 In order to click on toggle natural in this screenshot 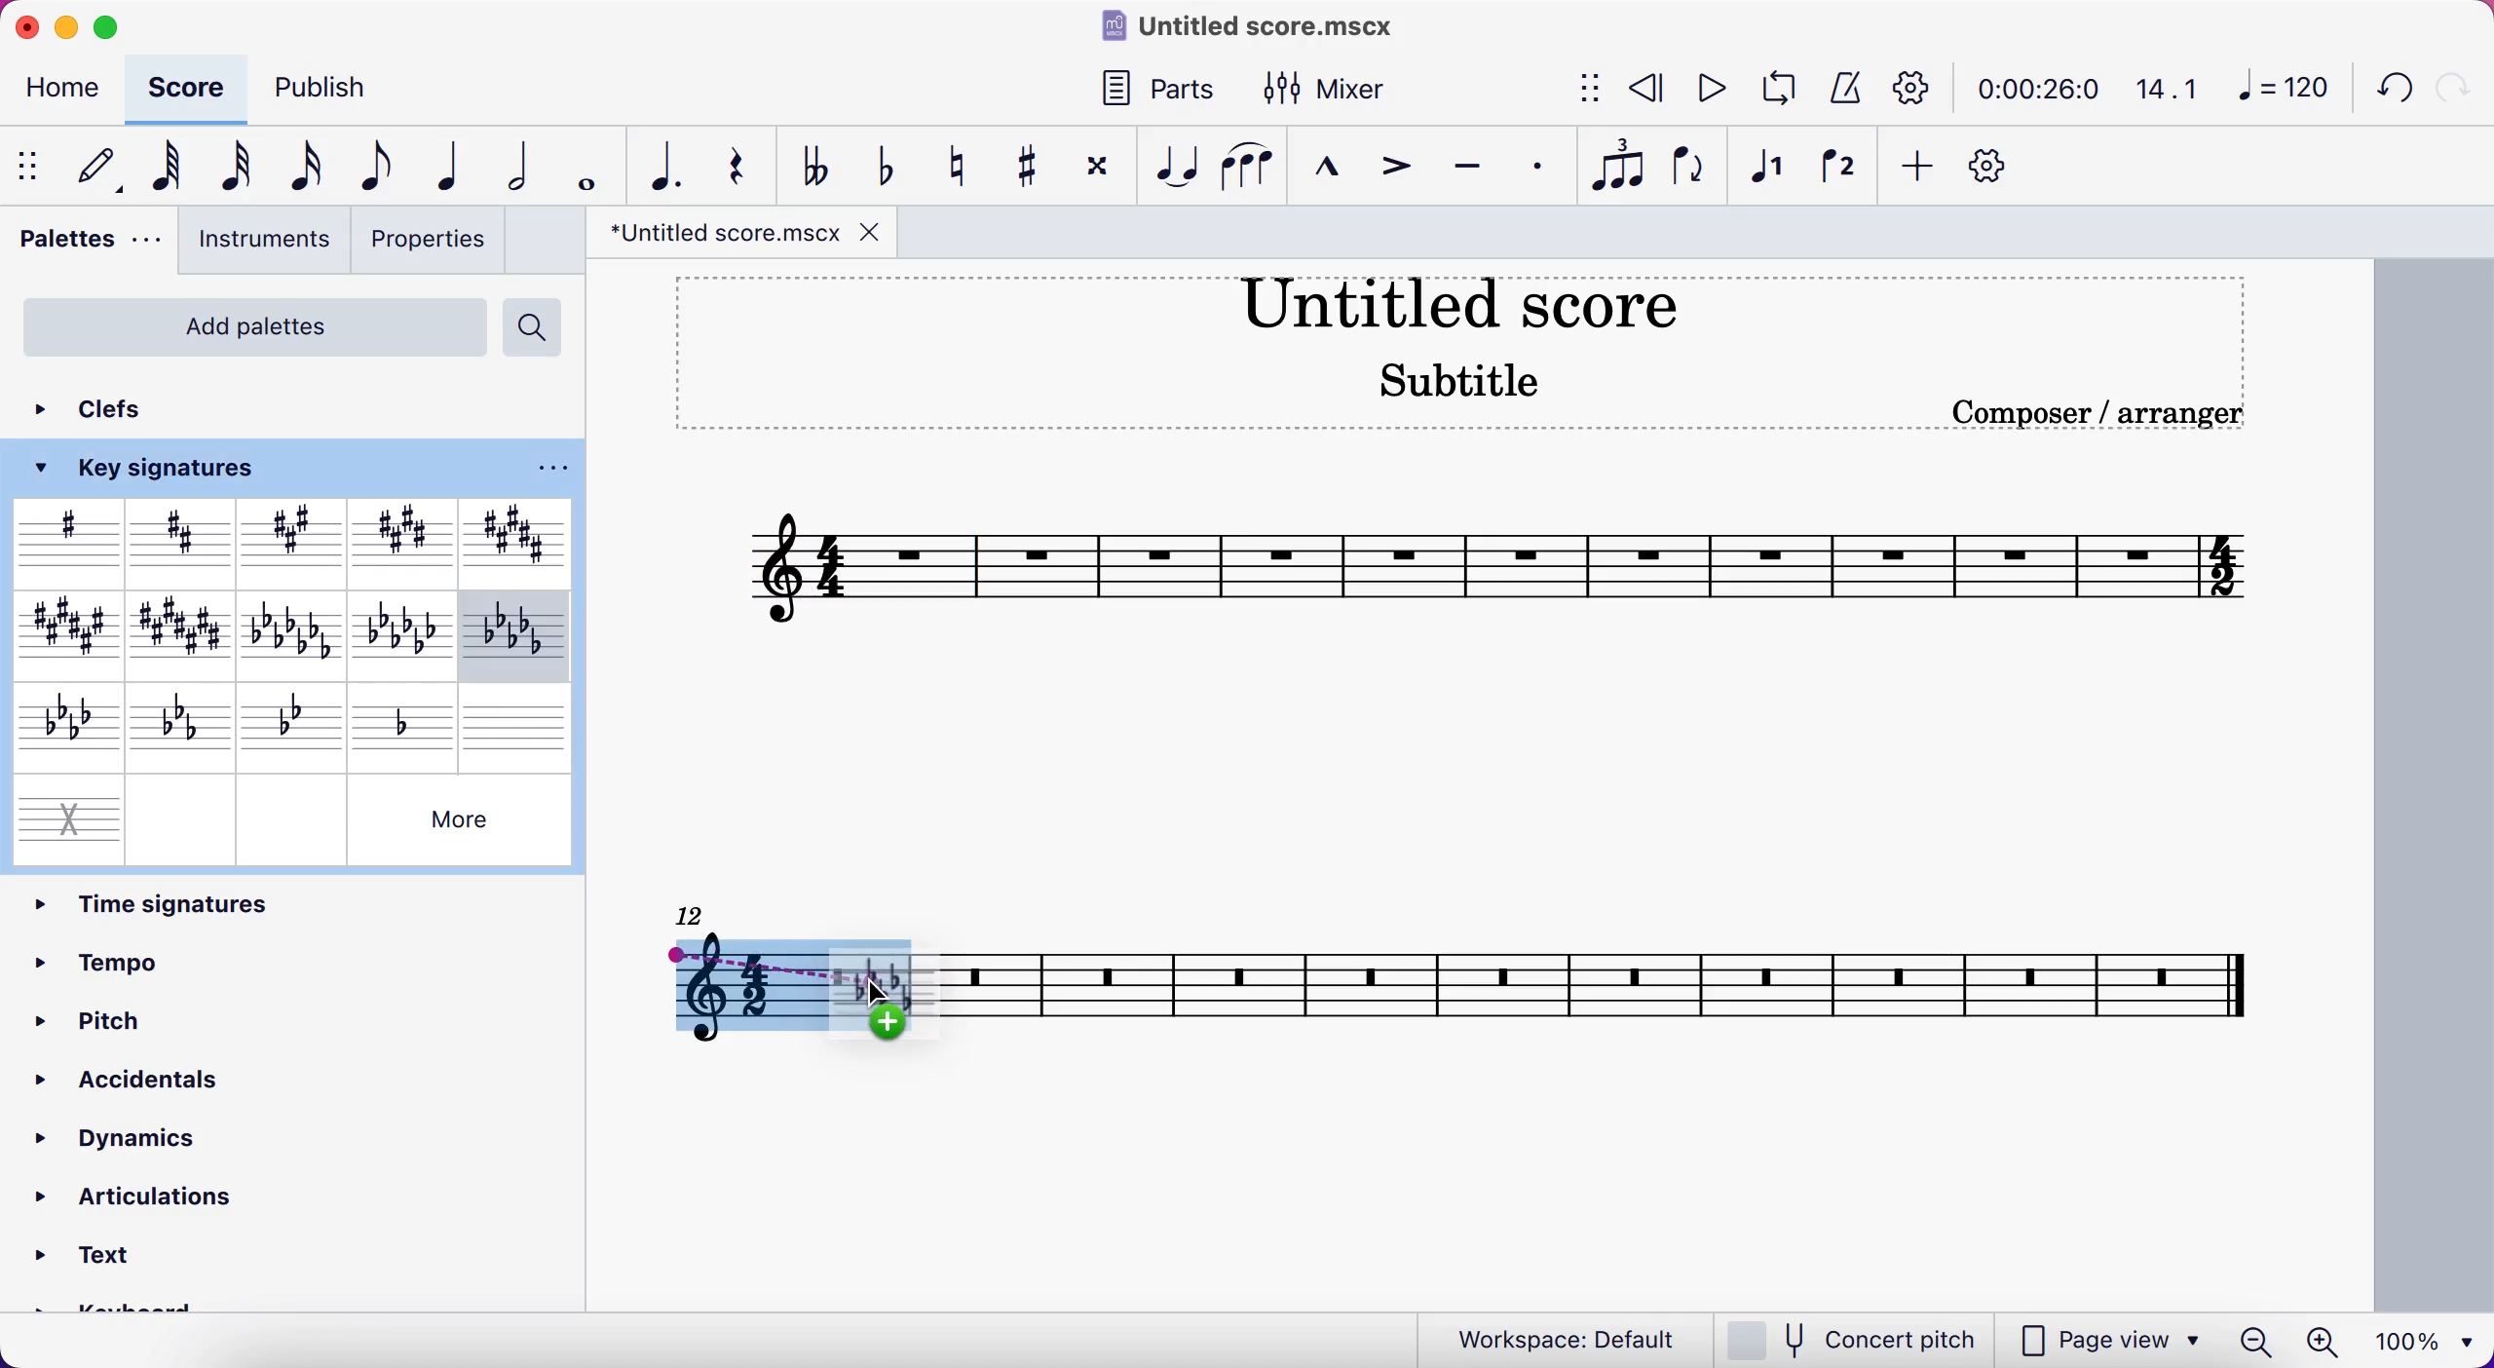, I will do `click(962, 170)`.